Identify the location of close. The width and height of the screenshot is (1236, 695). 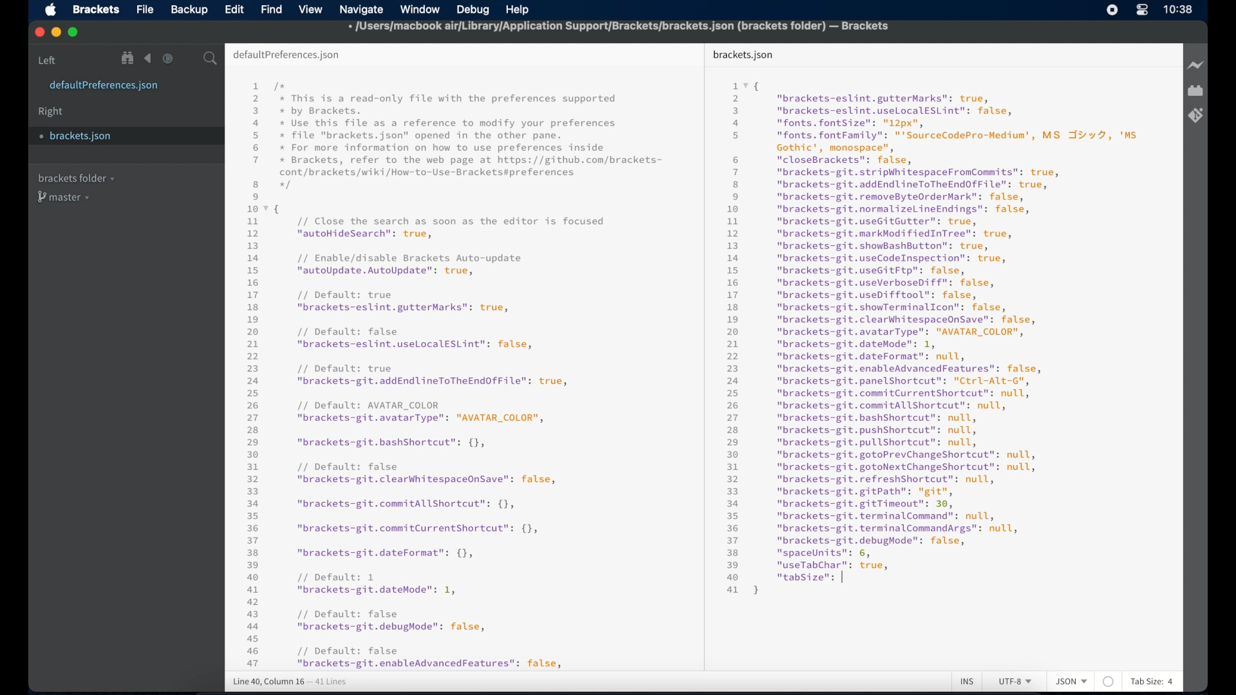
(40, 33).